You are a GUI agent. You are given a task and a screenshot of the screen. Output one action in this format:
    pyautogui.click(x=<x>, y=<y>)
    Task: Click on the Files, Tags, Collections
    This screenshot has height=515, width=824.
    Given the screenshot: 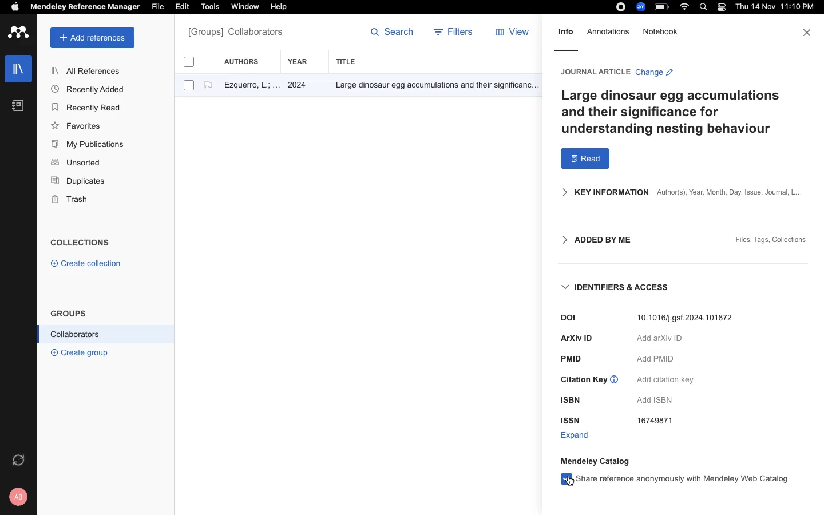 What is the action you would take?
    pyautogui.click(x=771, y=241)
    